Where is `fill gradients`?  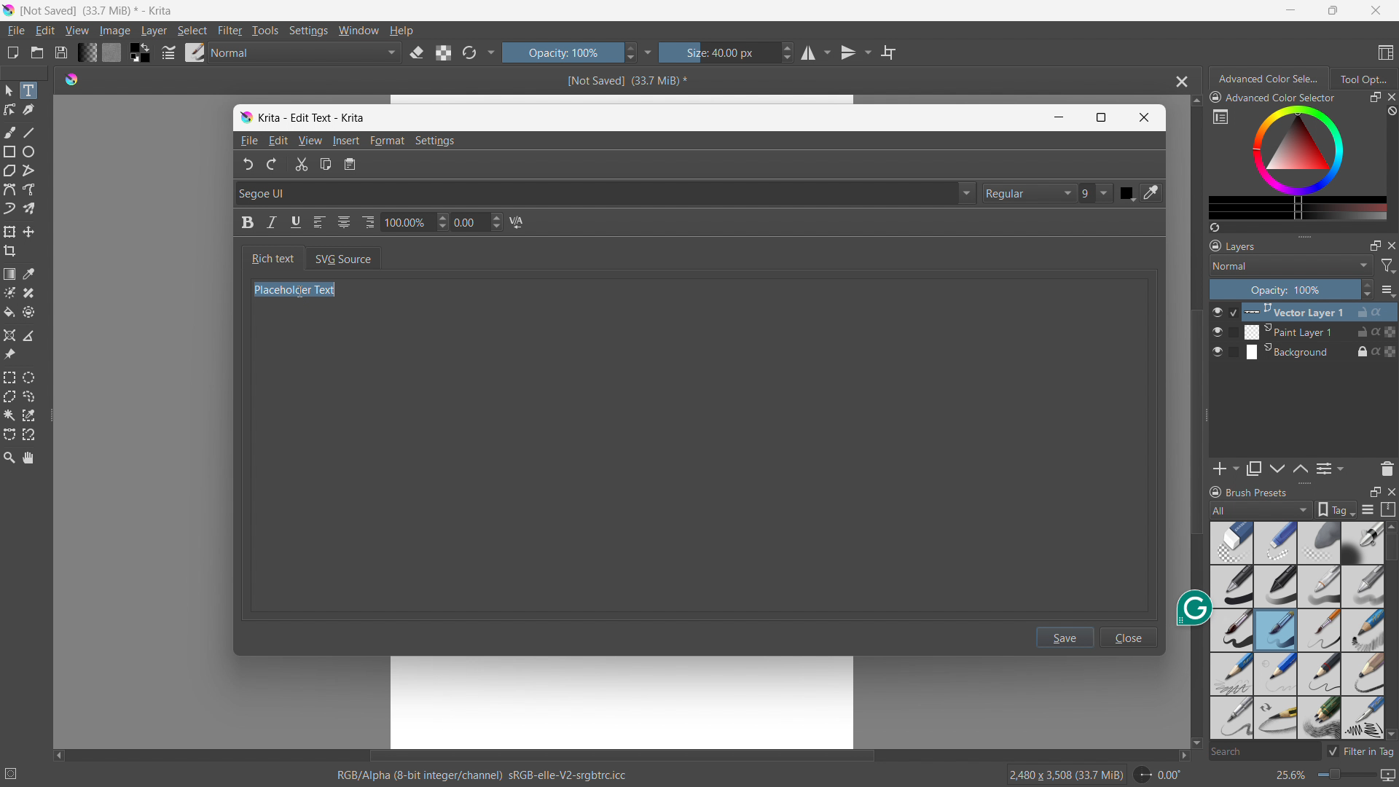 fill gradients is located at coordinates (87, 52).